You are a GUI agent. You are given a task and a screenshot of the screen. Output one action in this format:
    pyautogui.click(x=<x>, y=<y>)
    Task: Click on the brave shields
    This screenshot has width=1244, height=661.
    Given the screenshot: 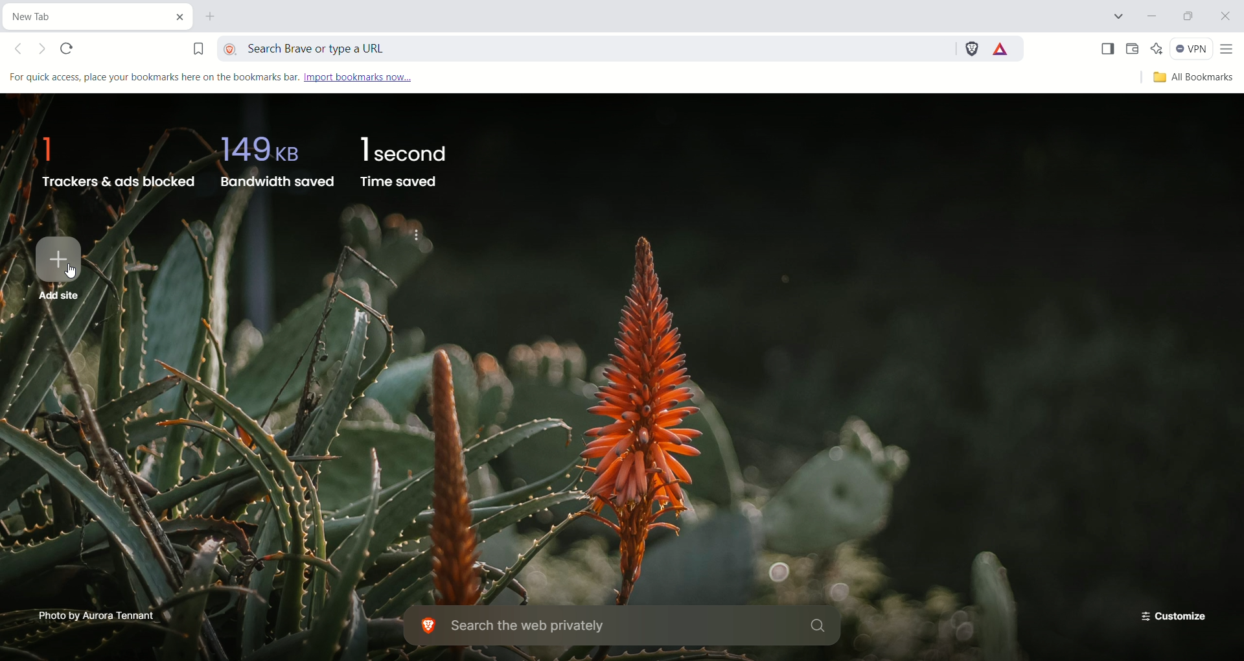 What is the action you would take?
    pyautogui.click(x=971, y=47)
    